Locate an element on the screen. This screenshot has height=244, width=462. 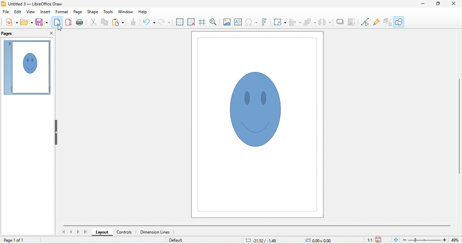
first slide is located at coordinates (65, 232).